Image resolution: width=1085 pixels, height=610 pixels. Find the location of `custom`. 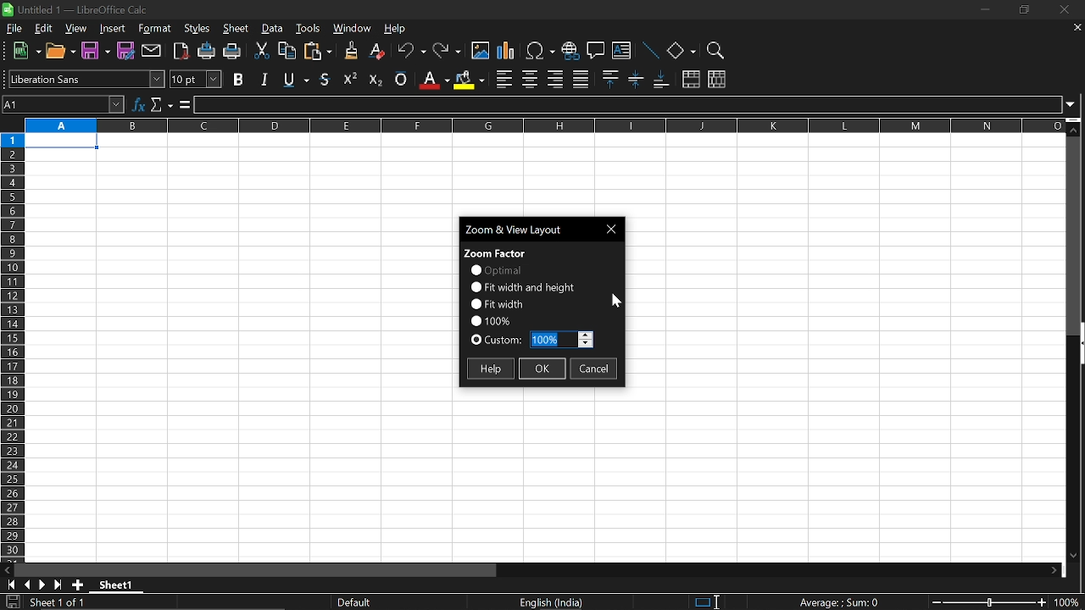

custom is located at coordinates (497, 341).